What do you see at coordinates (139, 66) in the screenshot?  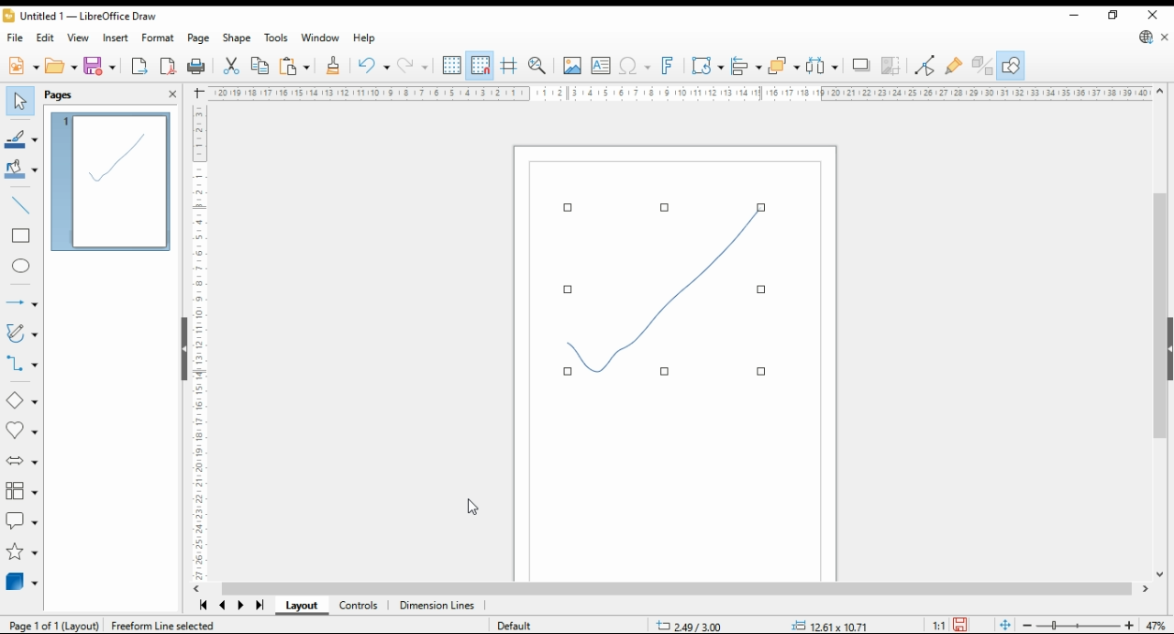 I see `export` at bounding box center [139, 66].